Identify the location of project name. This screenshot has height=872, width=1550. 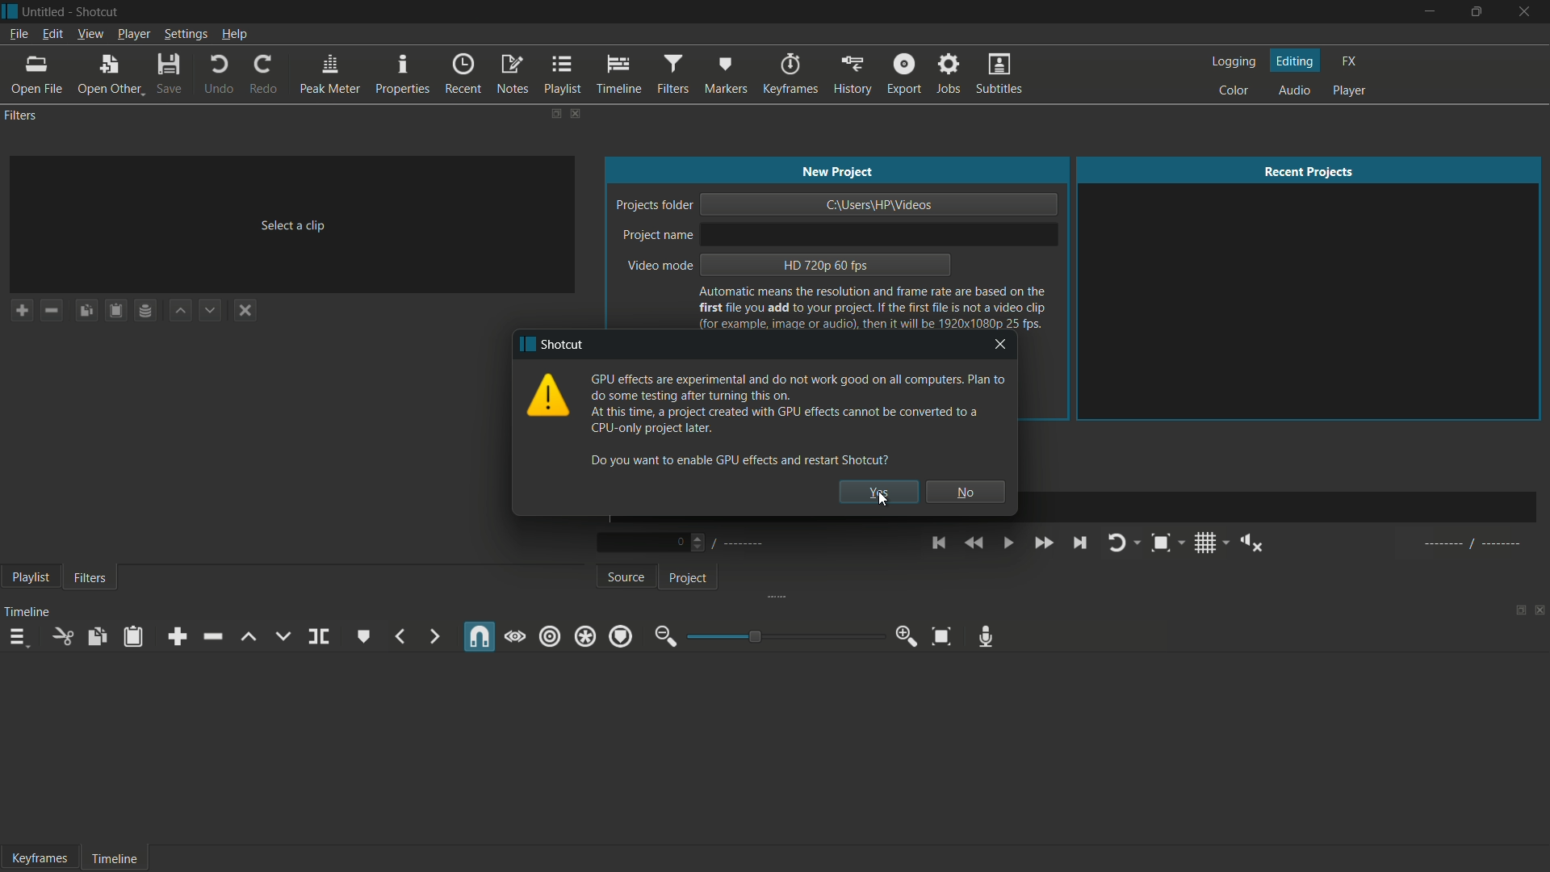
(658, 236).